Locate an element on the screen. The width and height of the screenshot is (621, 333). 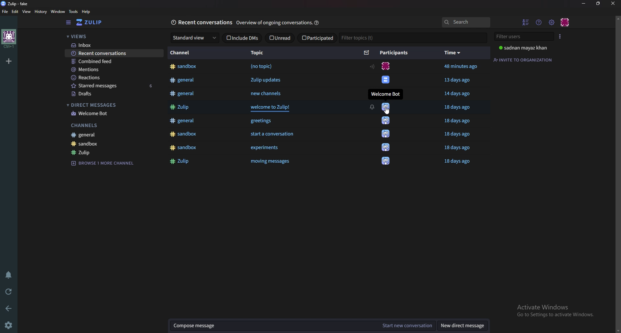
zulip is located at coordinates (114, 152).